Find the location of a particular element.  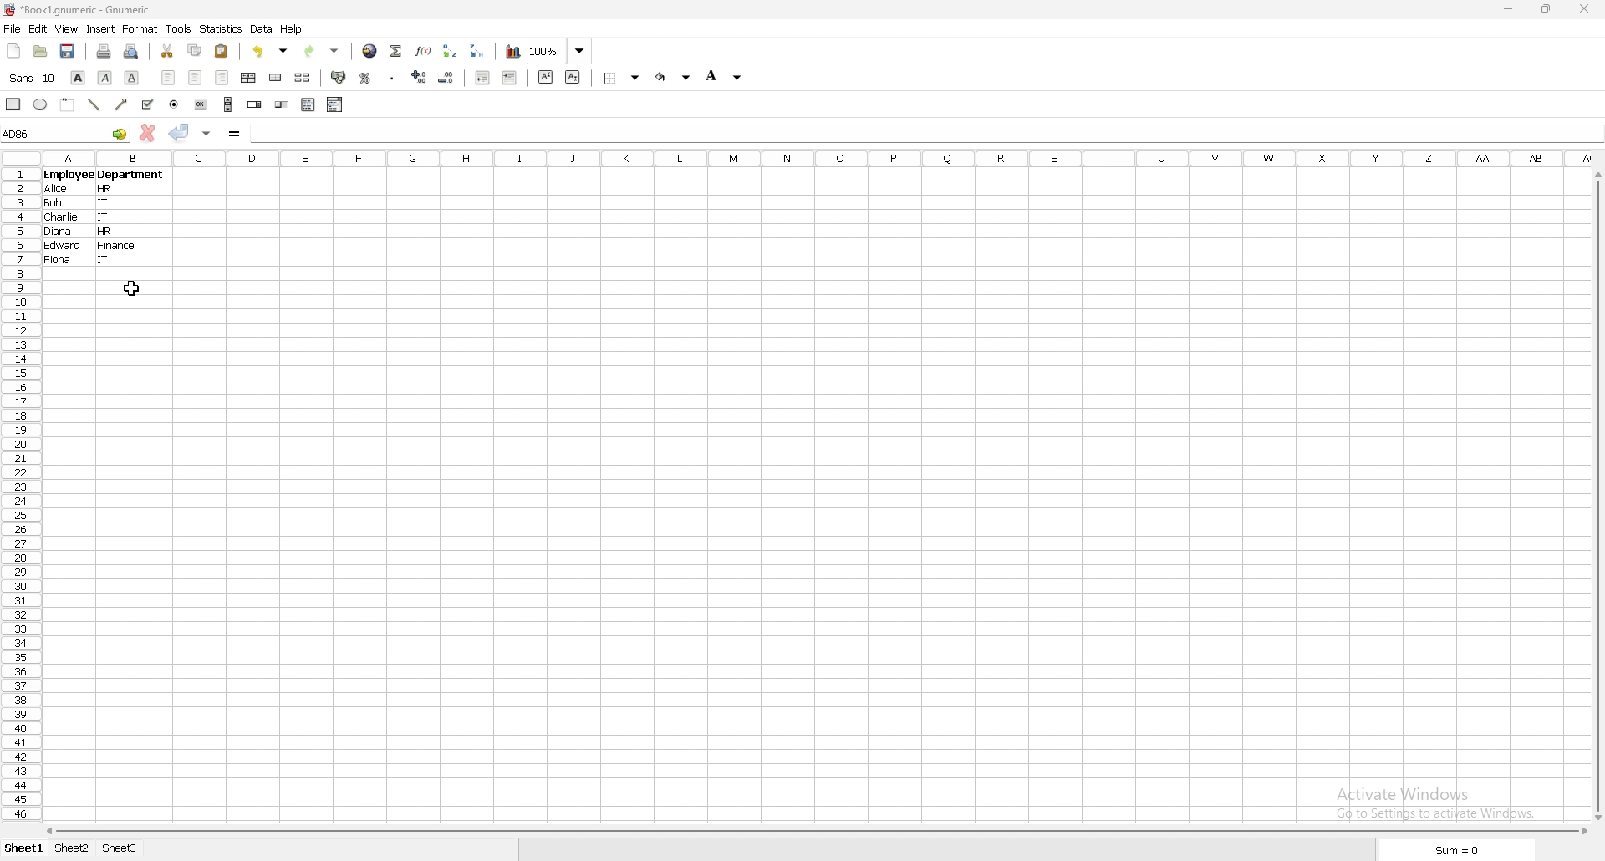

merge cells is located at coordinates (276, 78).